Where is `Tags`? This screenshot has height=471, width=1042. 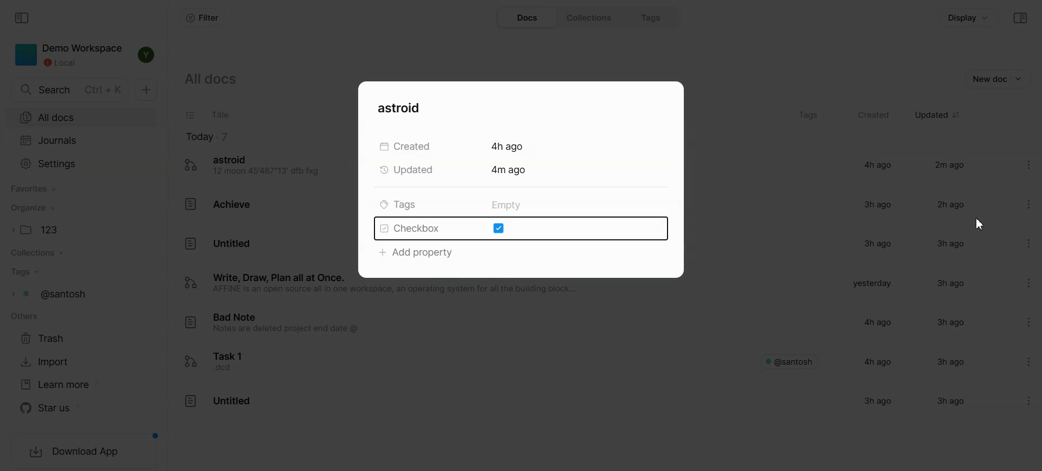 Tags is located at coordinates (80, 294).